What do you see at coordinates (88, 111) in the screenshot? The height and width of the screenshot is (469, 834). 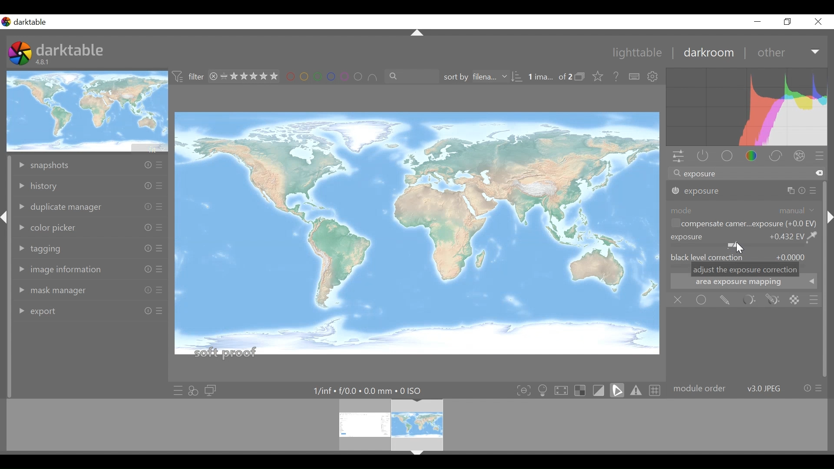 I see `image preview` at bounding box center [88, 111].